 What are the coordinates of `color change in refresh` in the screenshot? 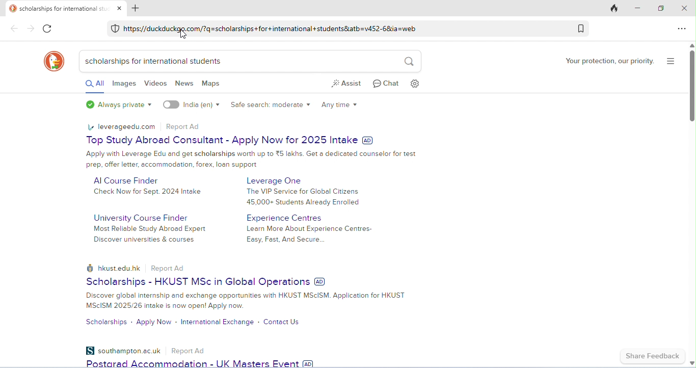 It's located at (47, 29).